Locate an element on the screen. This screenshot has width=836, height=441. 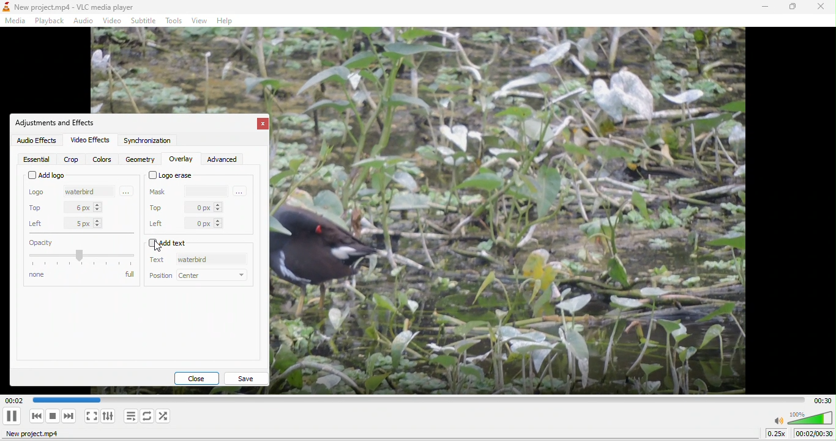
text is located at coordinates (160, 260).